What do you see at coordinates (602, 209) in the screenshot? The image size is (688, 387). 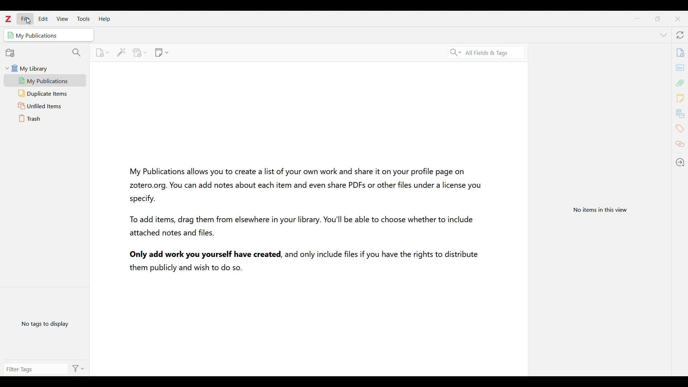 I see `View information specific to selected item` at bounding box center [602, 209].